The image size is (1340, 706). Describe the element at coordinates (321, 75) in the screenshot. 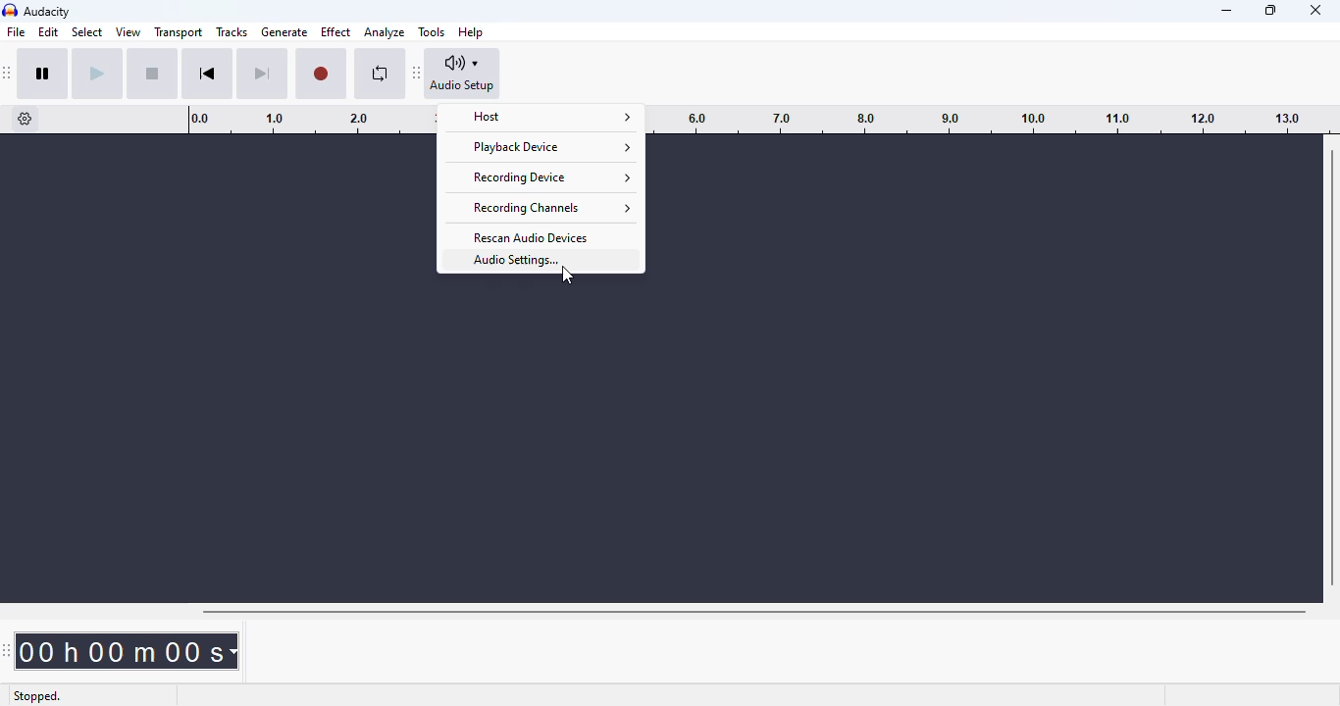

I see `record` at that location.